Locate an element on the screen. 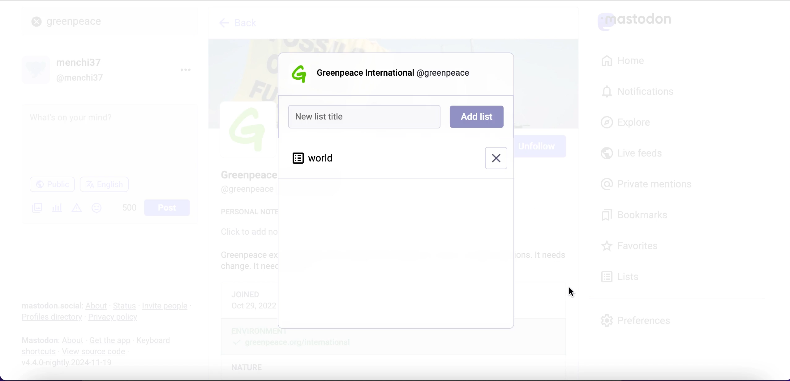 This screenshot has height=381, width=790. 2024-11-19 is located at coordinates (71, 362).